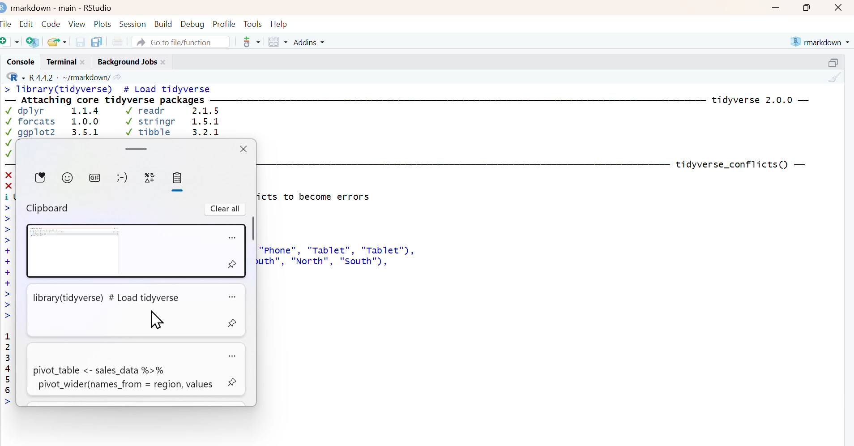 The image size is (854, 446). Describe the element at coordinates (51, 206) in the screenshot. I see `Clipboard` at that location.